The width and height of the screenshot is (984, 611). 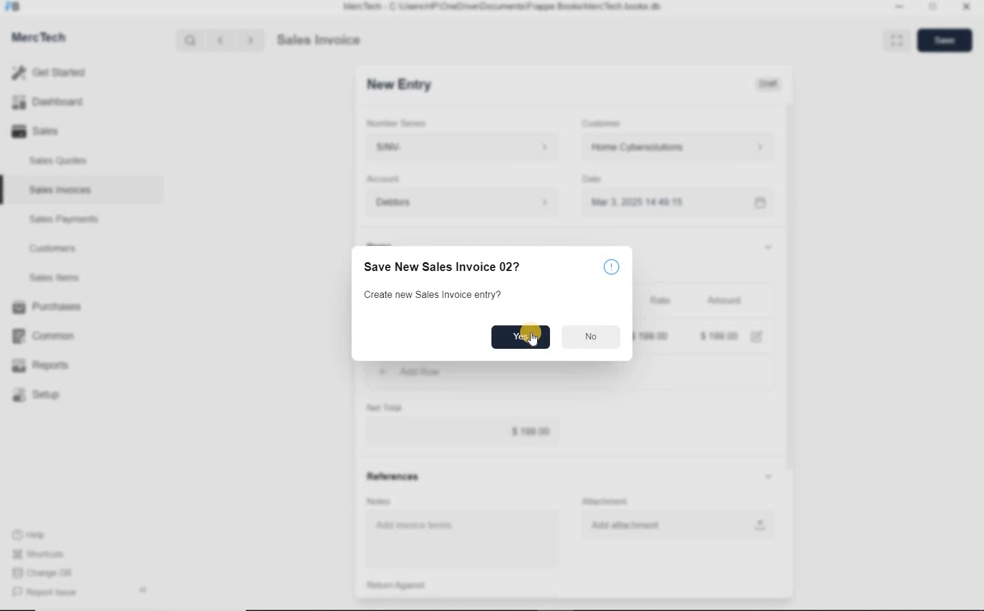 I want to click on Maximum, so click(x=933, y=8).